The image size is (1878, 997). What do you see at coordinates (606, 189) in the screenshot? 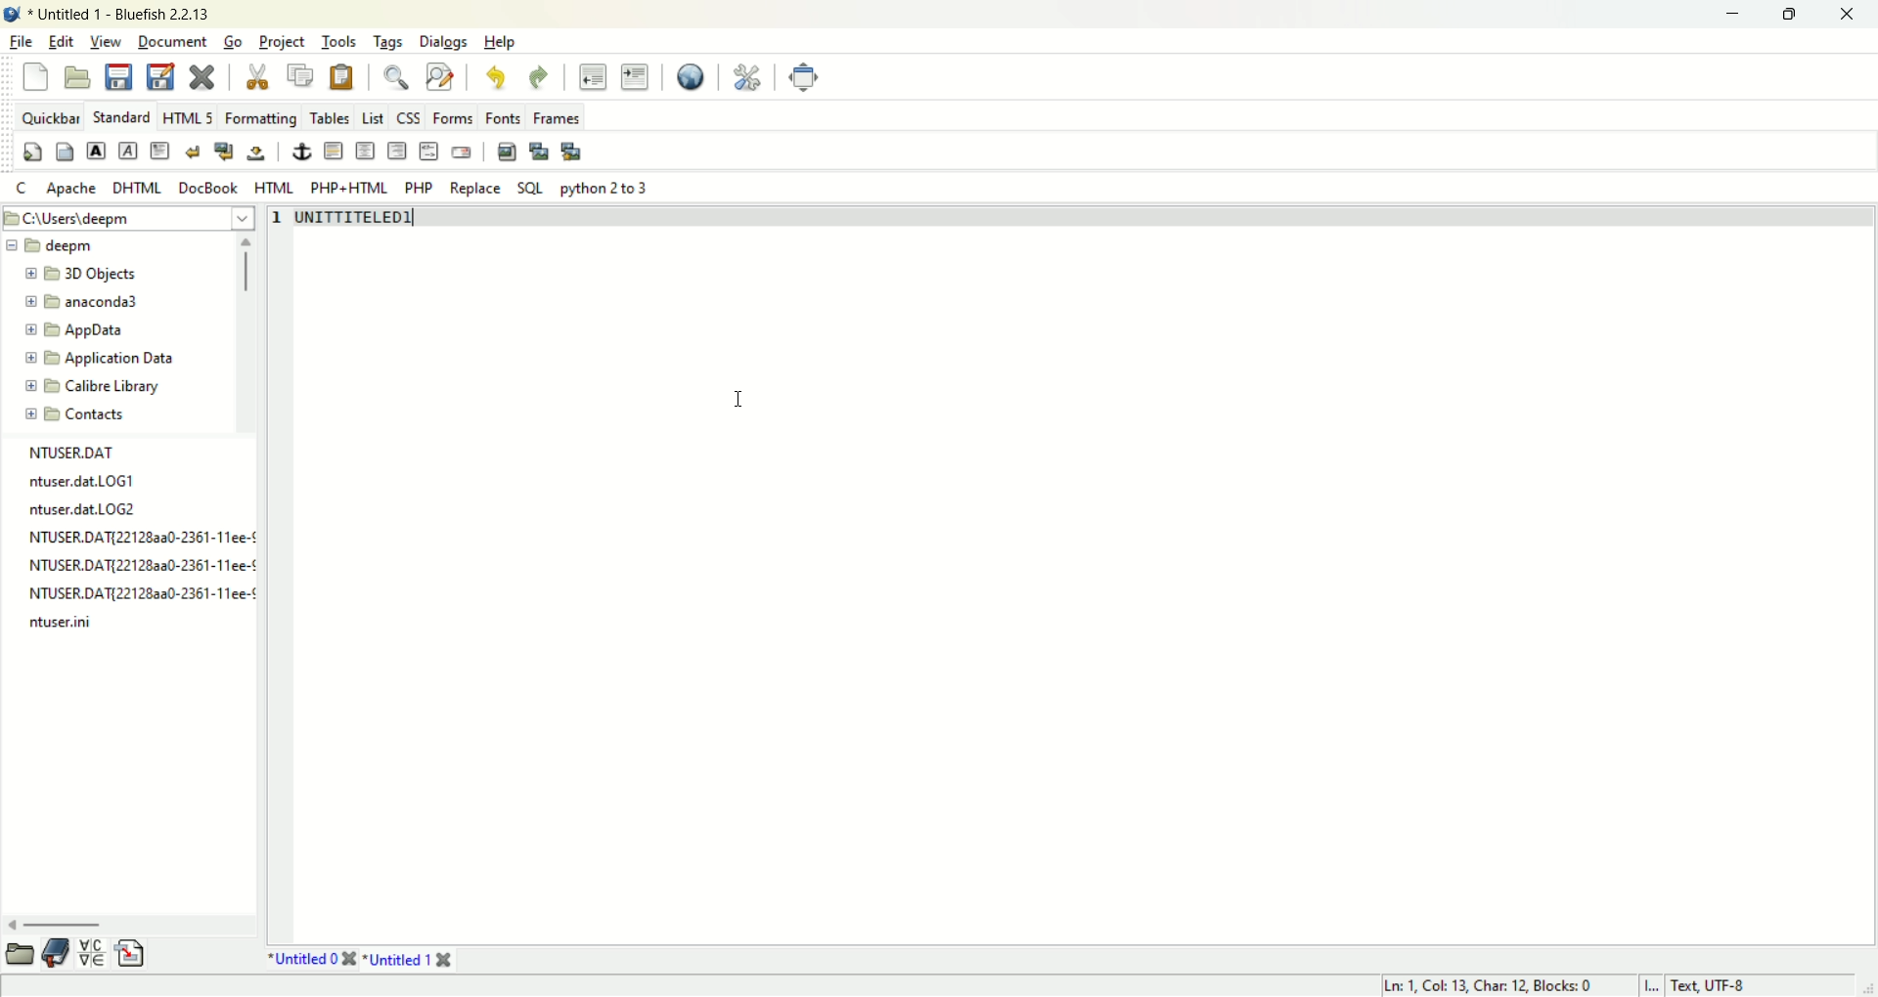
I see `python 2 to 3` at bounding box center [606, 189].